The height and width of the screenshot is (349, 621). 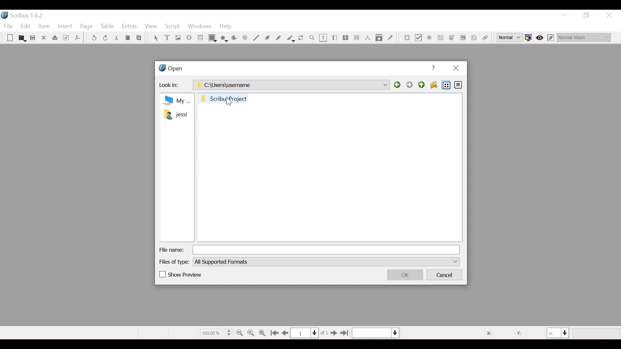 What do you see at coordinates (332, 333) in the screenshot?
I see `Go to next Page` at bounding box center [332, 333].